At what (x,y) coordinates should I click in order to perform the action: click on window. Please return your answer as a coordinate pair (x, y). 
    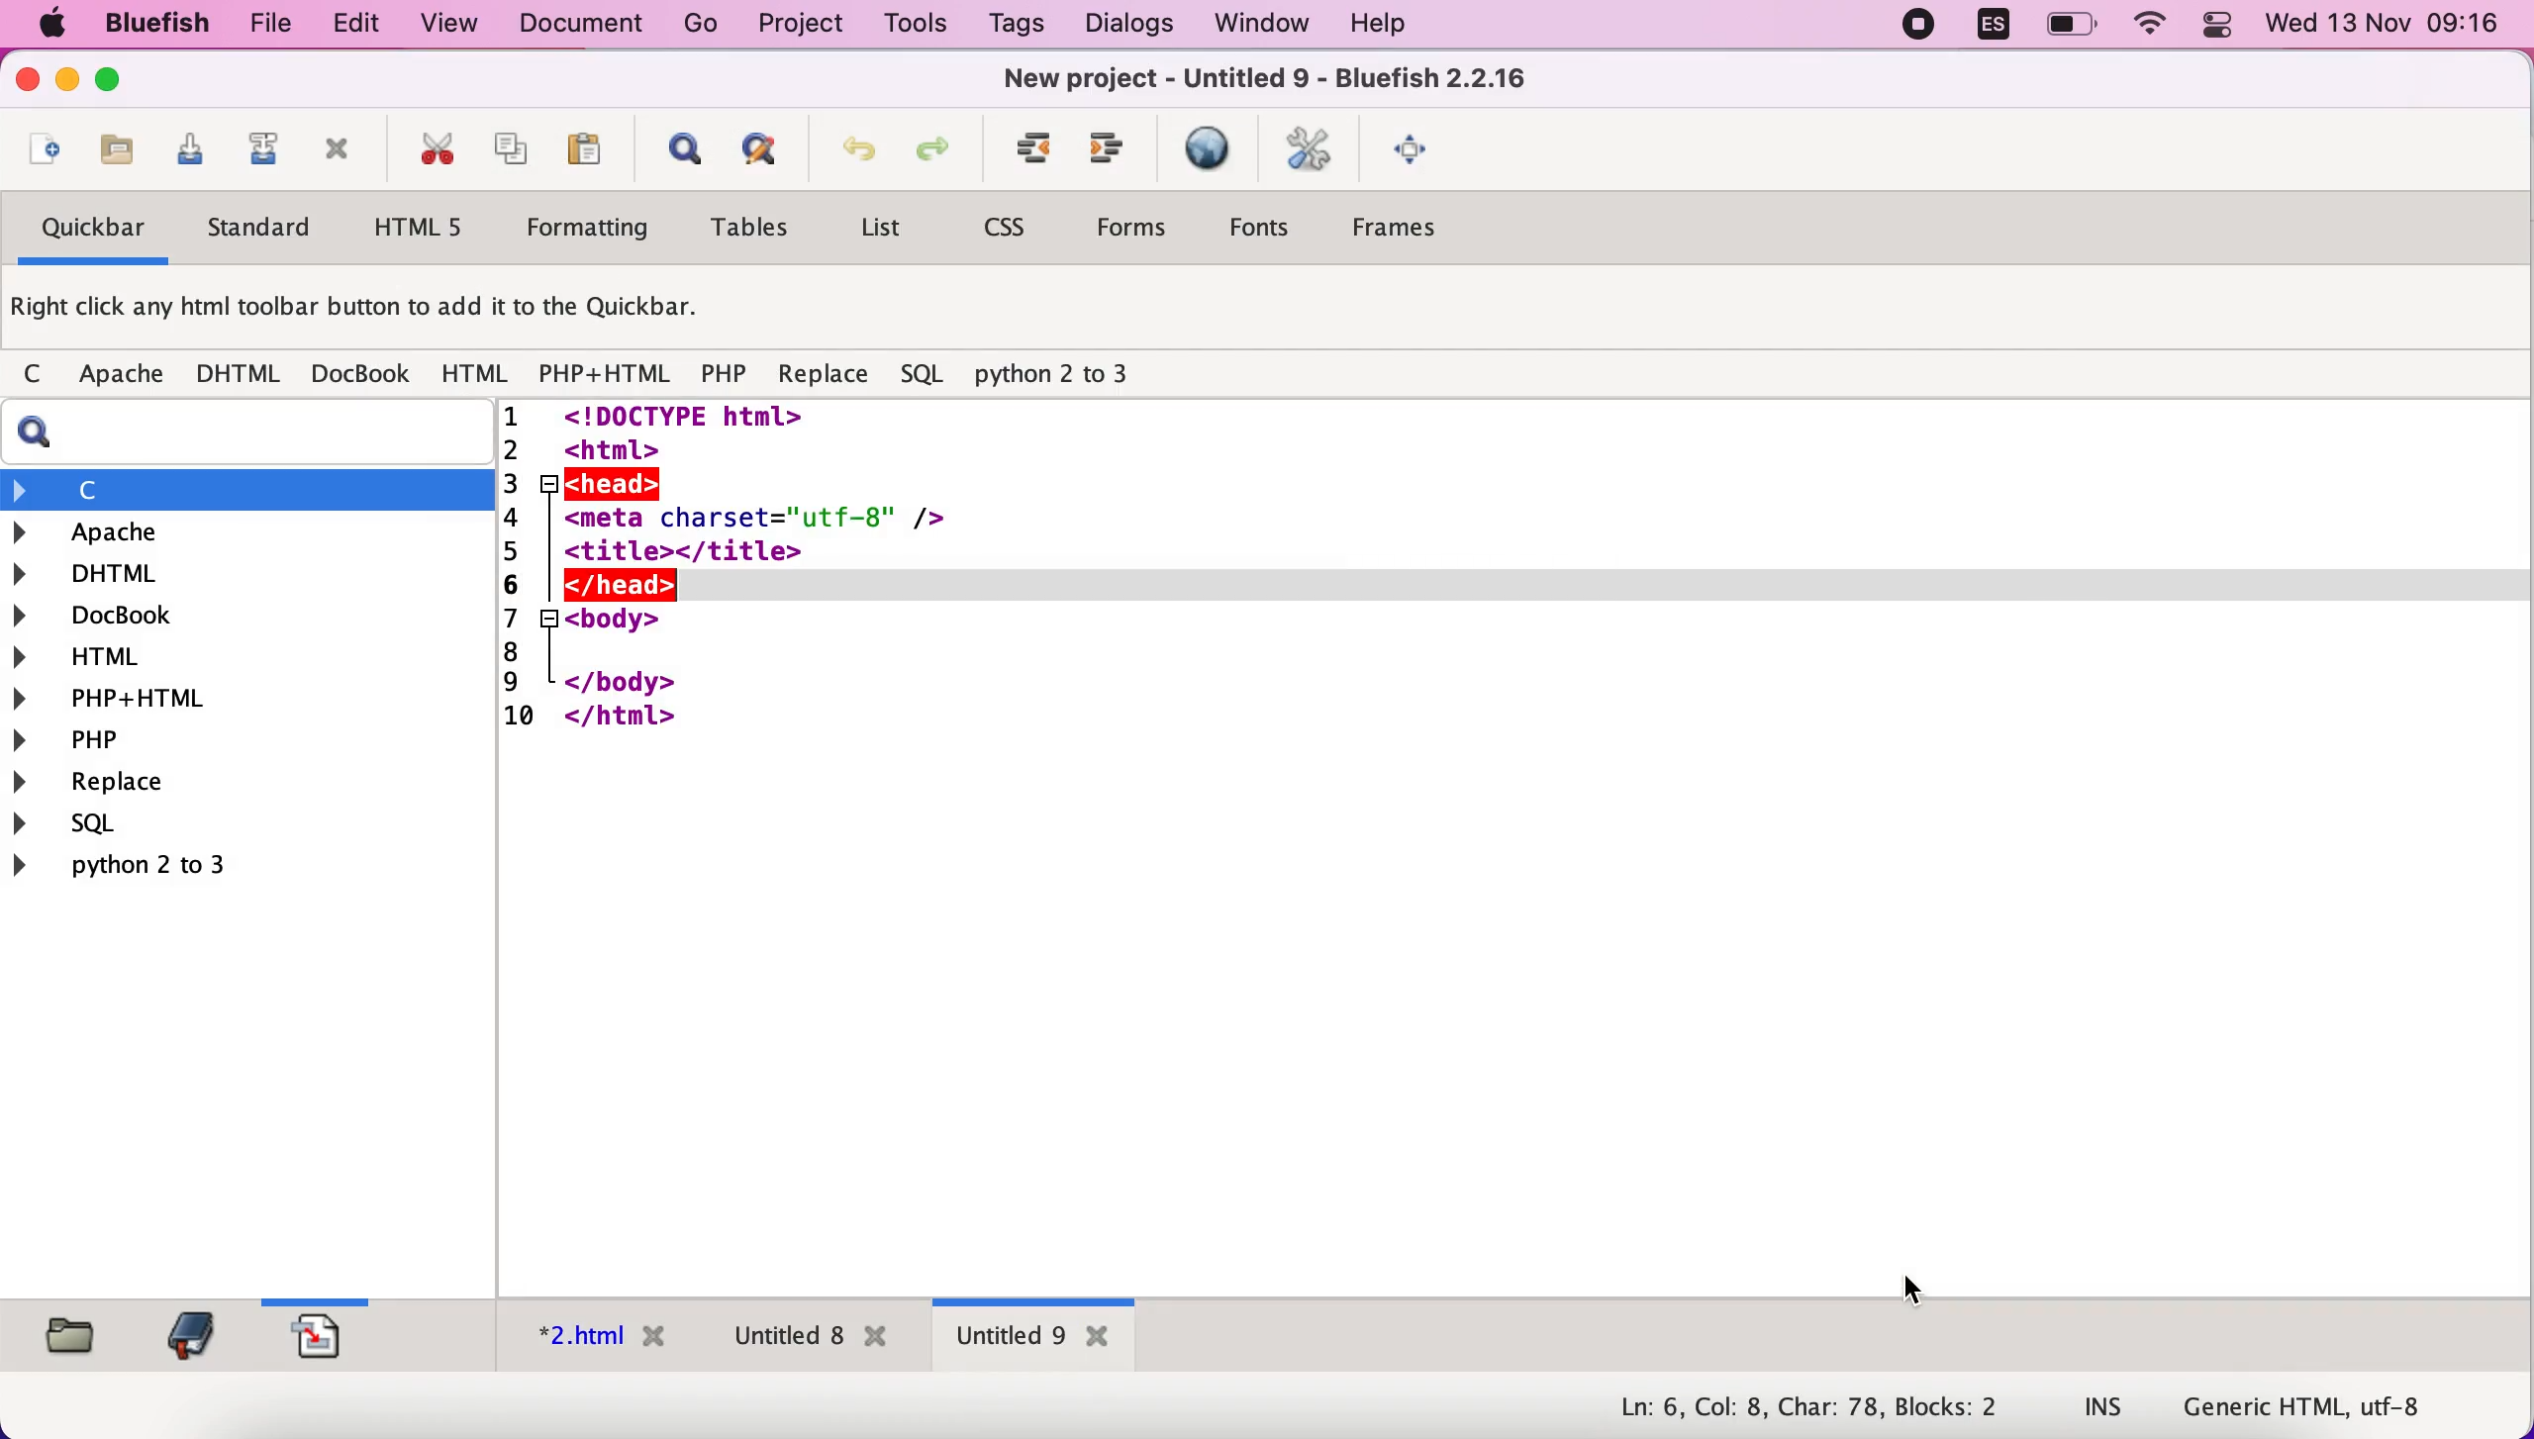
    Looking at the image, I should click on (1254, 24).